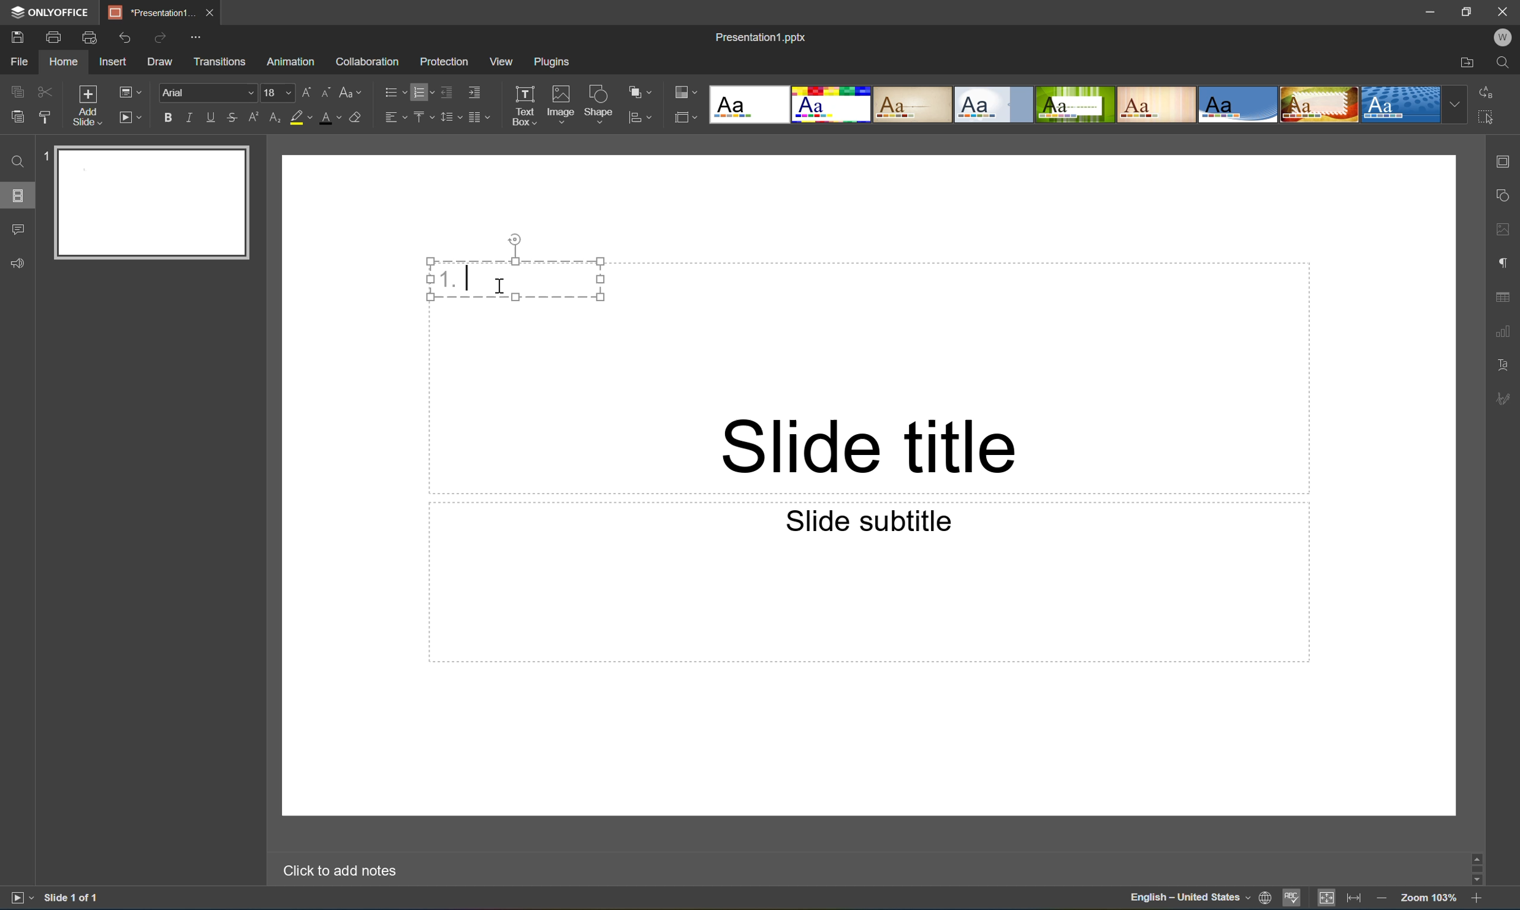  What do you see at coordinates (46, 117) in the screenshot?
I see `Copy style` at bounding box center [46, 117].